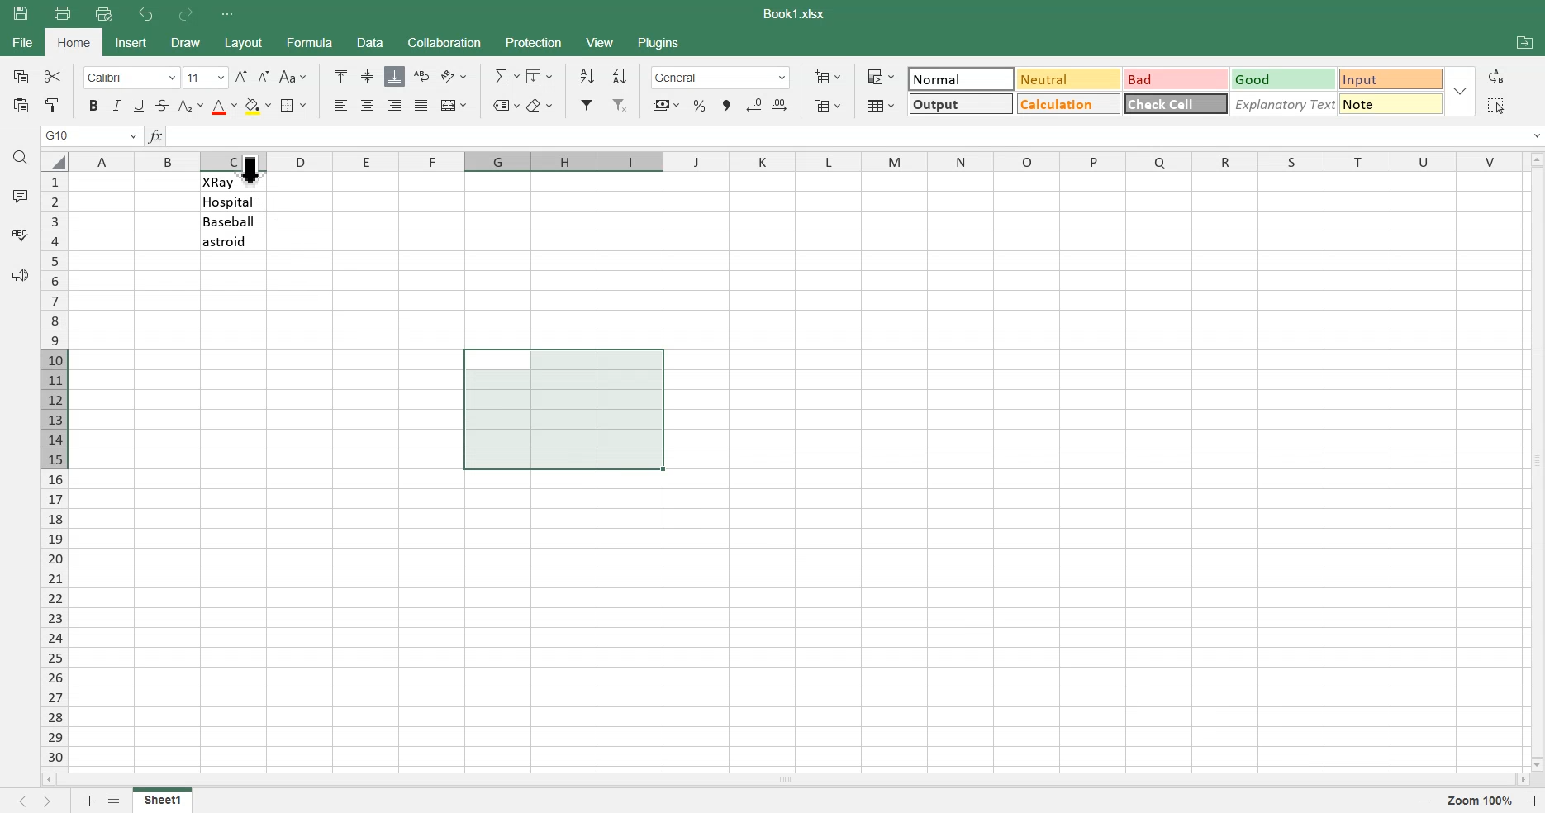  I want to click on Align Center, so click(368, 77).